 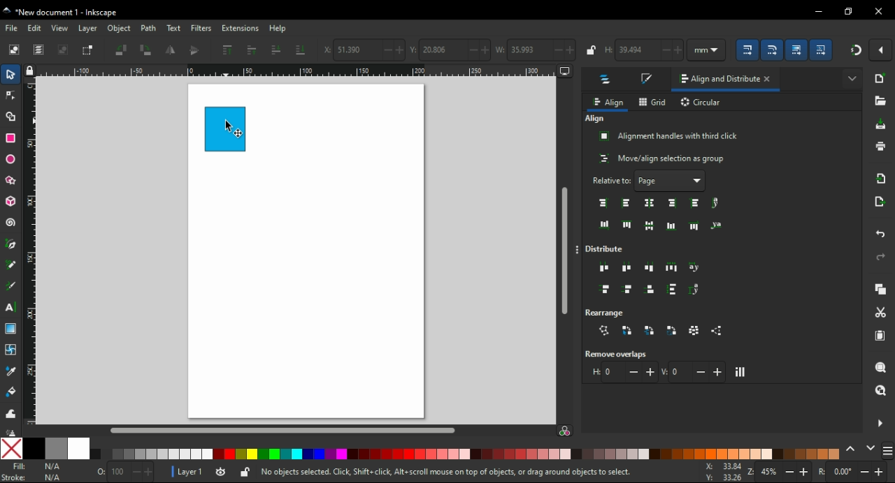 What do you see at coordinates (10, 413) in the screenshot?
I see `tweak tool` at bounding box center [10, 413].